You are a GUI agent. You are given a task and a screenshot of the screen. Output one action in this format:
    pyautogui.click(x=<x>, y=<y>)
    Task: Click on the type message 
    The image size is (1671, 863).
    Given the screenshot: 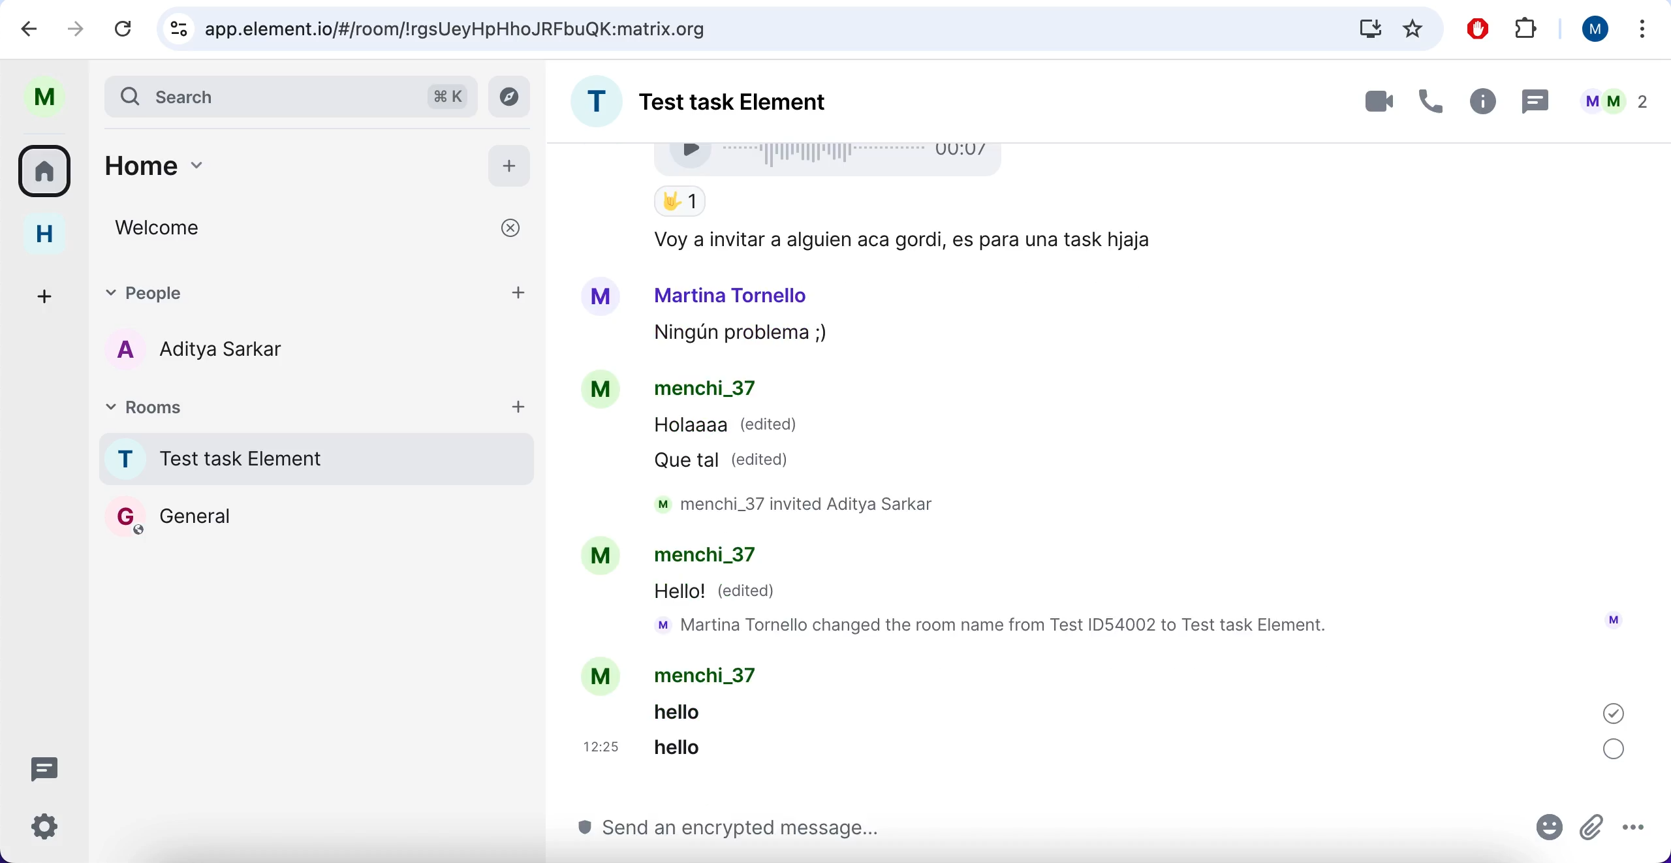 What is the action you would take?
    pyautogui.click(x=740, y=826)
    